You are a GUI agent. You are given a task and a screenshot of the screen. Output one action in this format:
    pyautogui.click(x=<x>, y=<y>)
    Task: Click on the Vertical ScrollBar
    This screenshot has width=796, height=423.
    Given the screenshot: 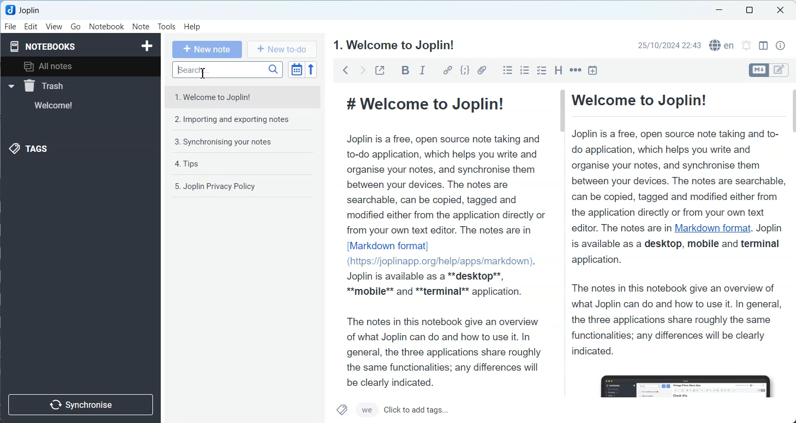 What is the action you would take?
    pyautogui.click(x=561, y=195)
    